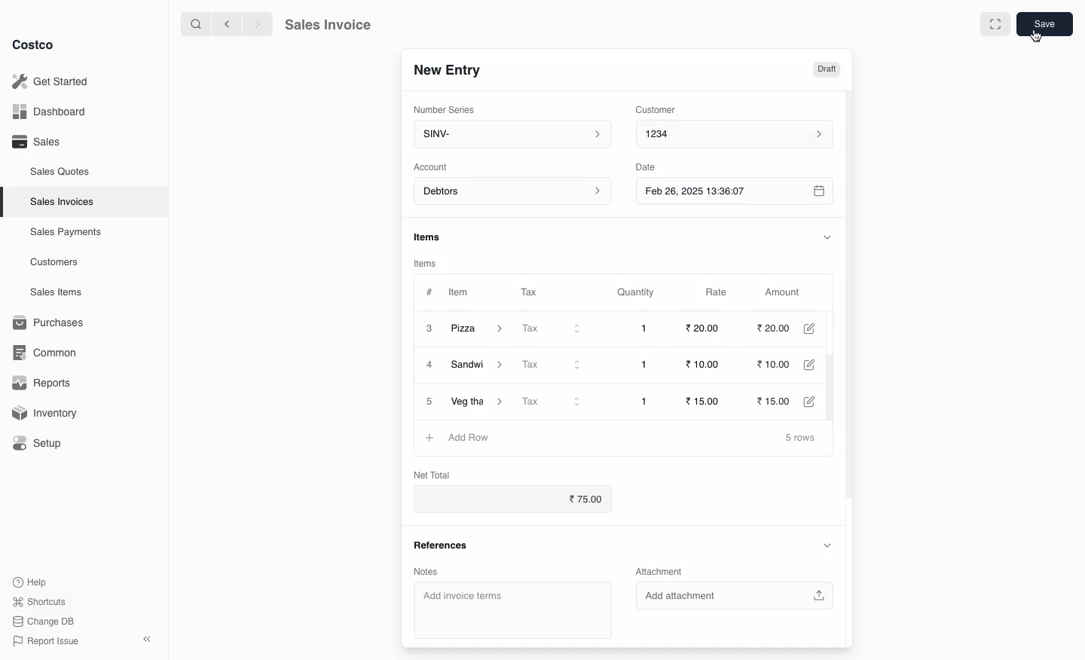 The width and height of the screenshot is (1085, 660). I want to click on 20.00, so click(775, 328).